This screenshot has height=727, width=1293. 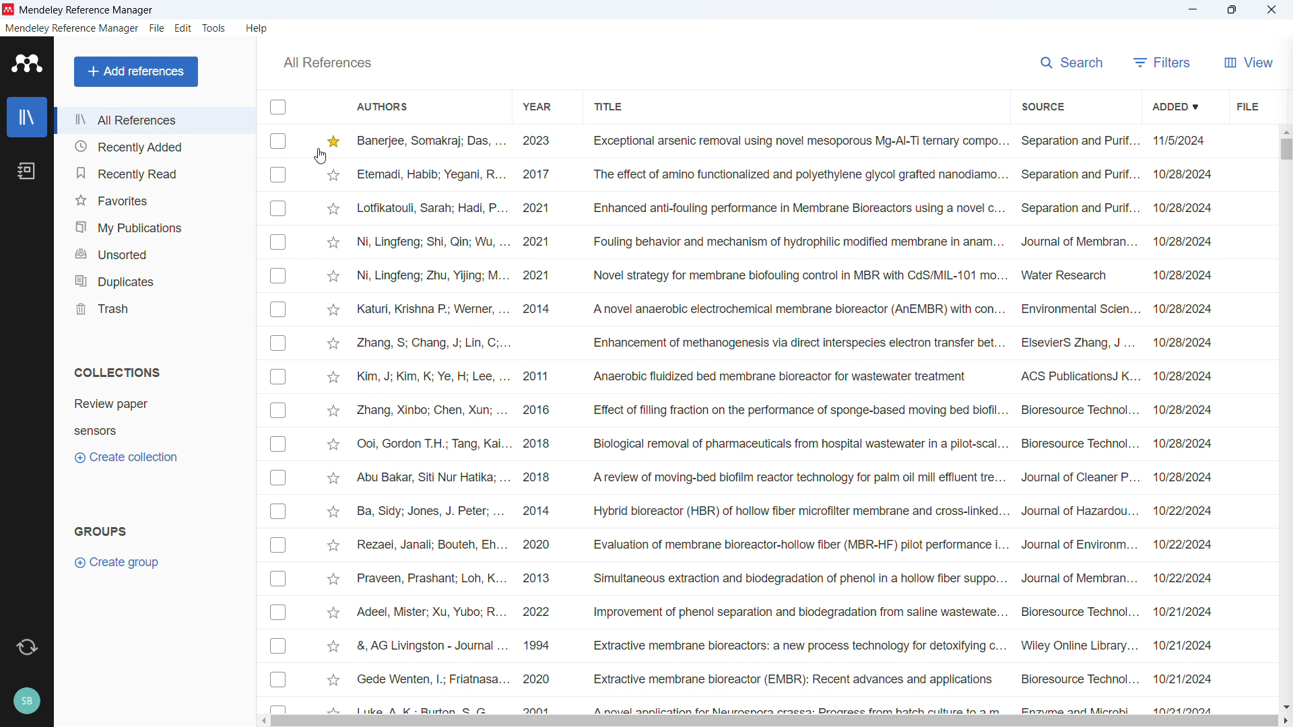 I want to click on Maximise , so click(x=1232, y=10).